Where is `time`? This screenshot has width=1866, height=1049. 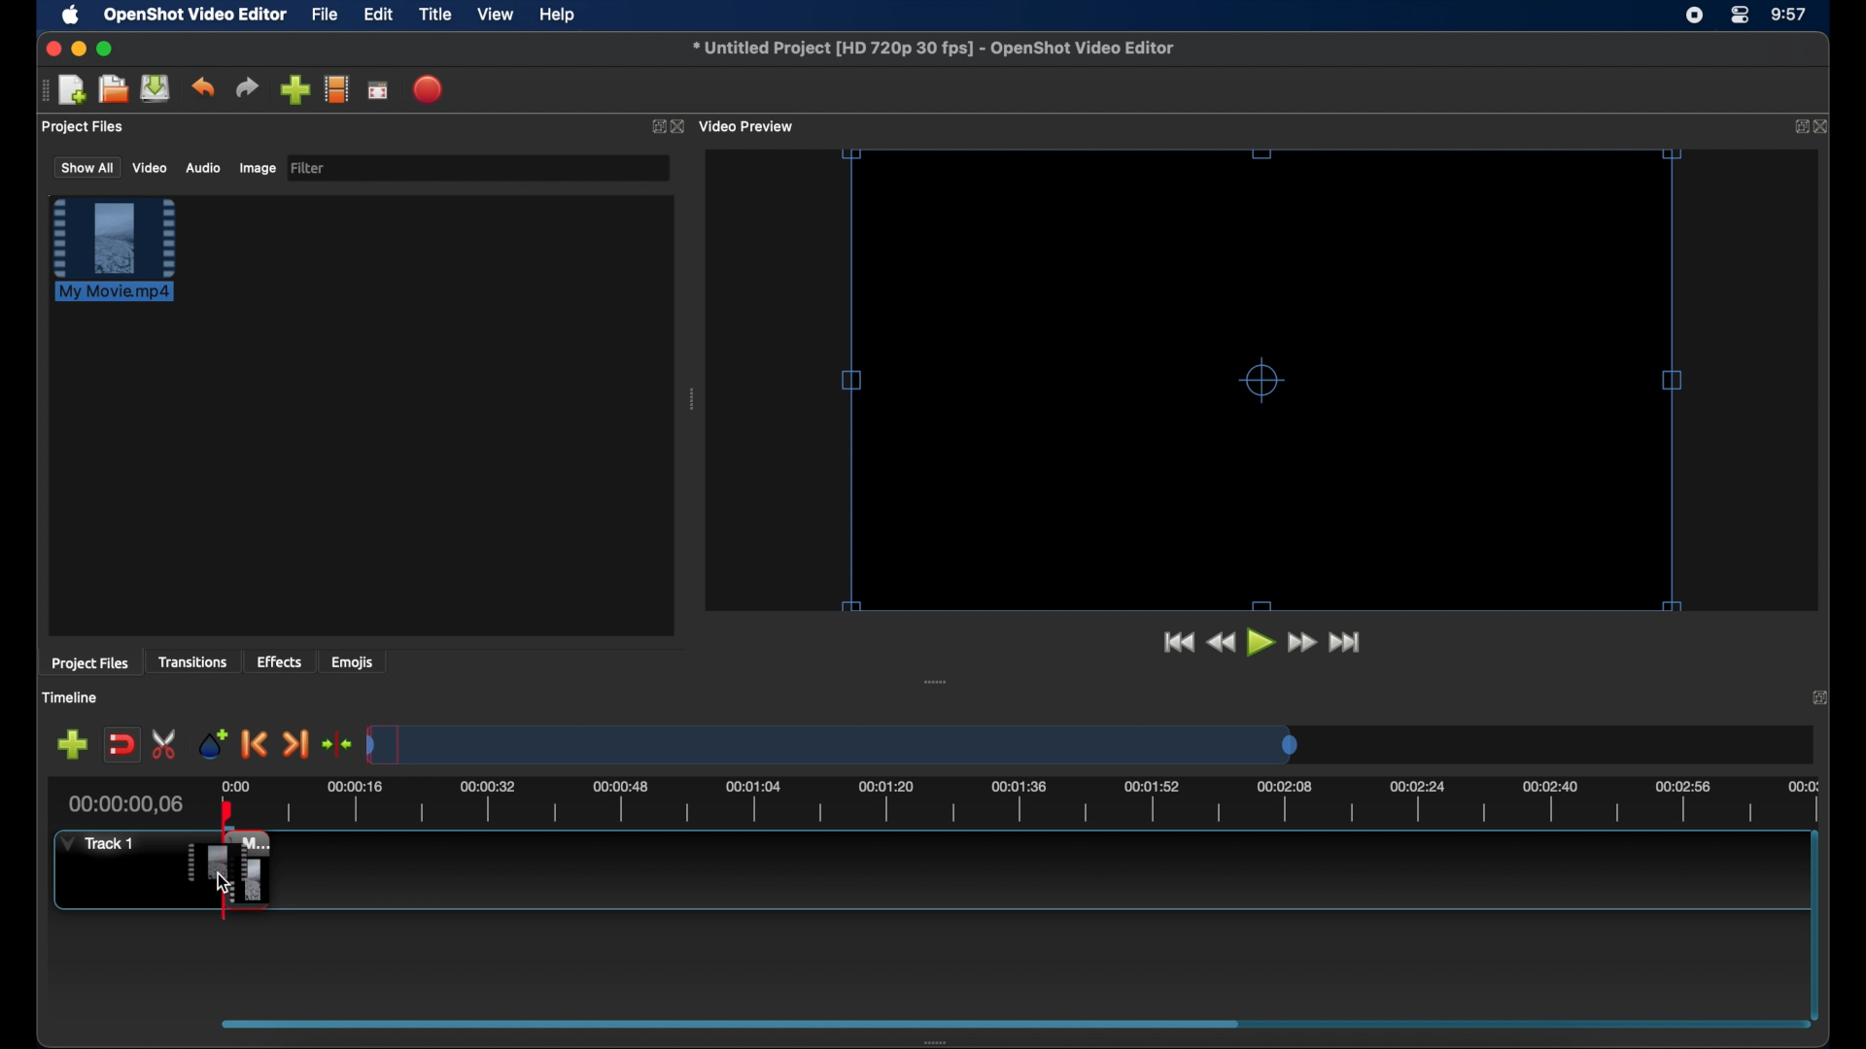
time is located at coordinates (1790, 16).